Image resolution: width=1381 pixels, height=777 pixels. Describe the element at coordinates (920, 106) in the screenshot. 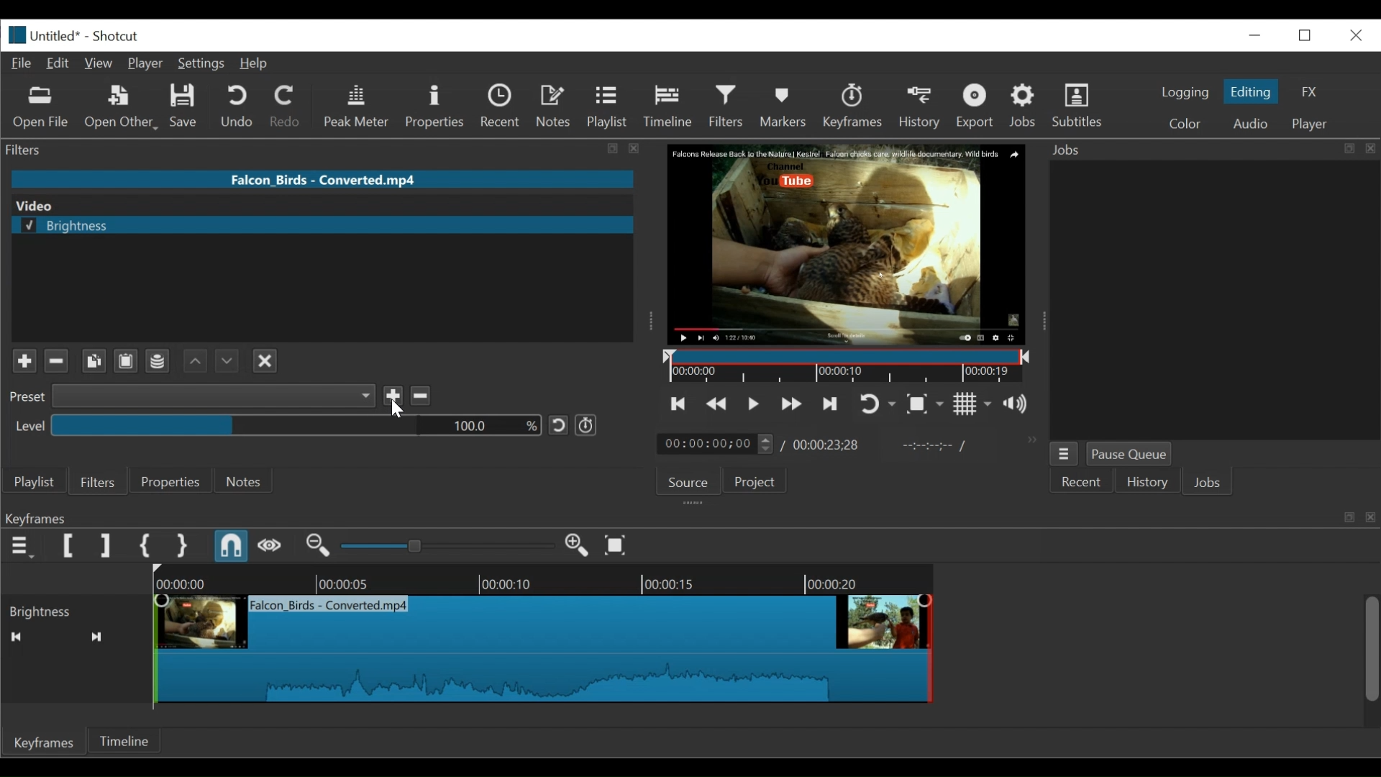

I see `History` at that location.